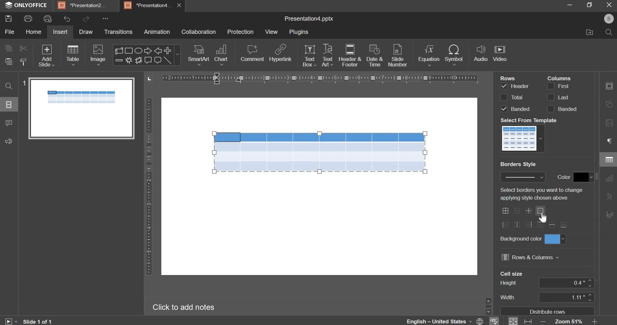  What do you see at coordinates (186, 308) in the screenshot?
I see `click to add notes` at bounding box center [186, 308].